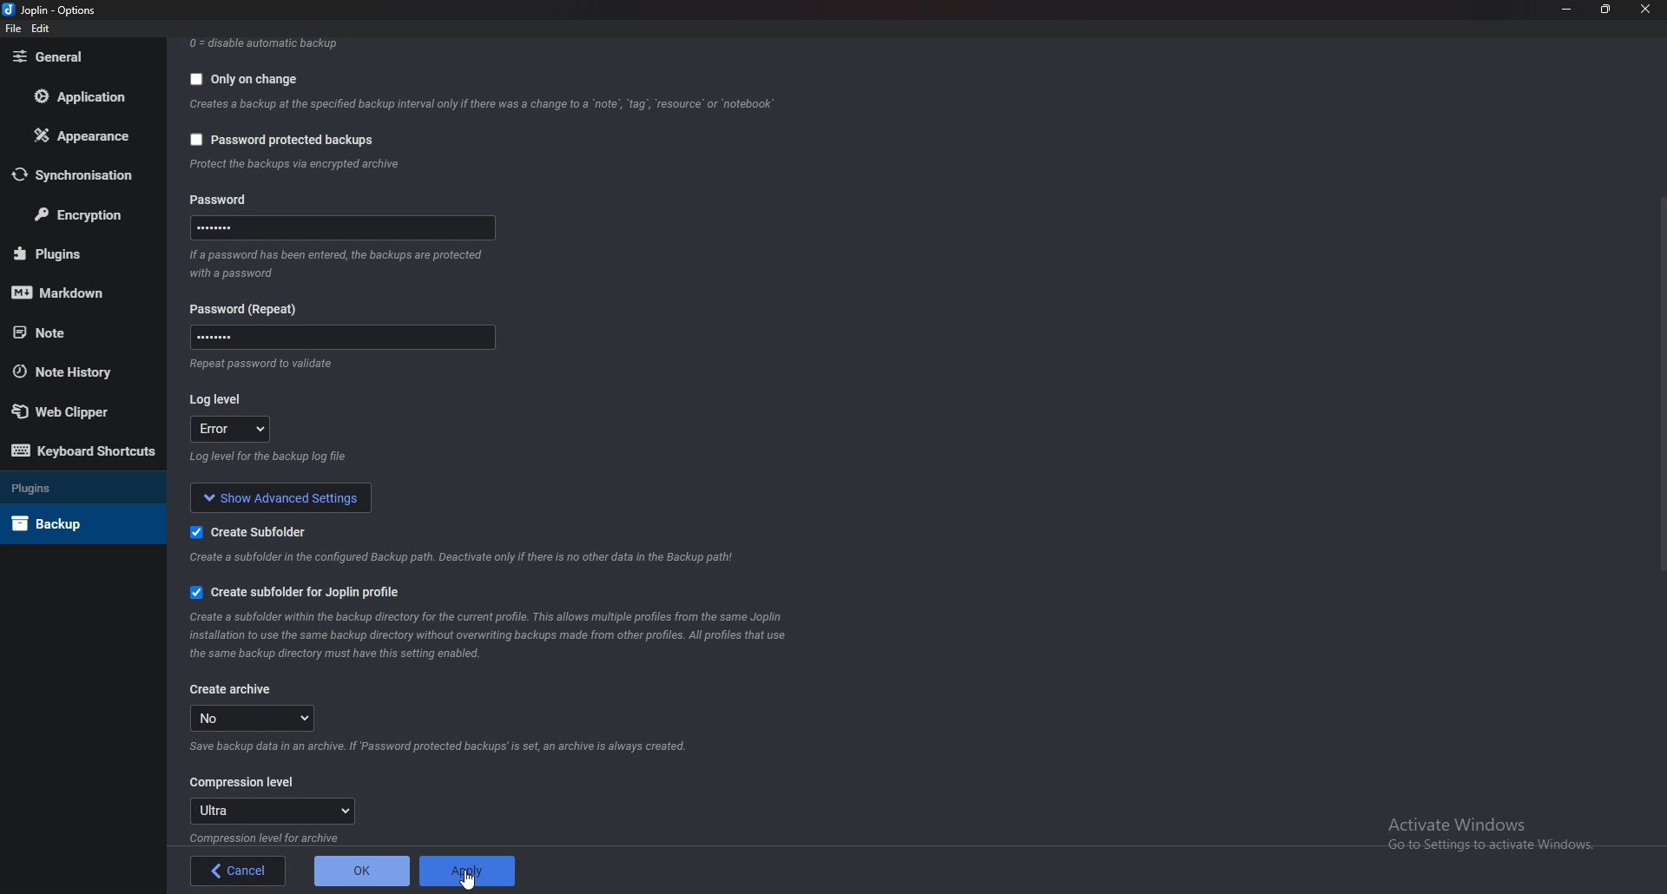 The width and height of the screenshot is (1667, 894). What do you see at coordinates (1606, 10) in the screenshot?
I see `Resize` at bounding box center [1606, 10].